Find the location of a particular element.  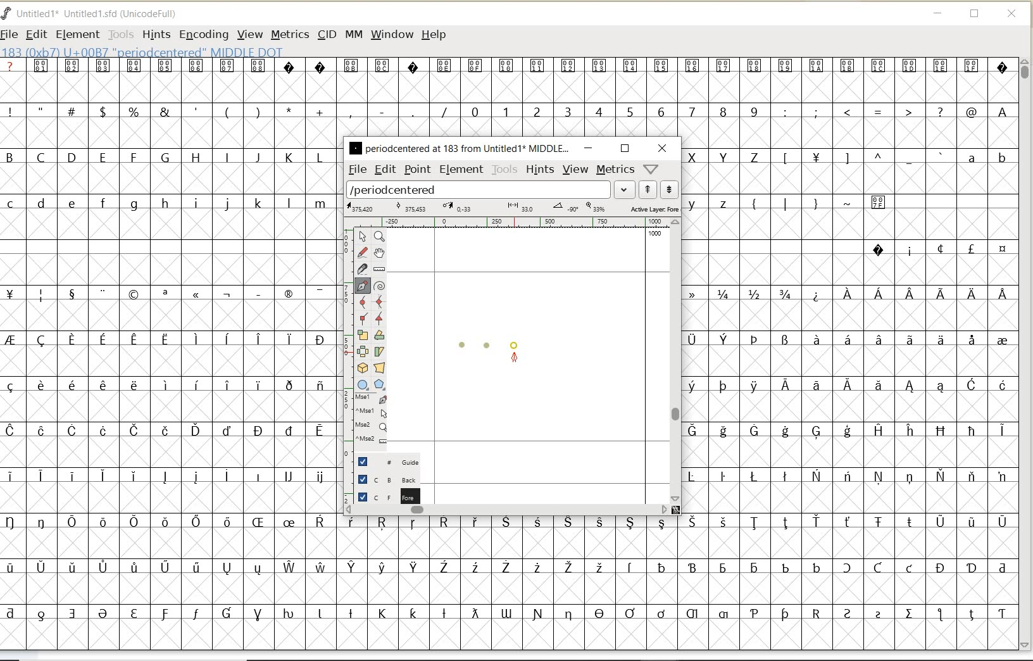

skew the selection is located at coordinates (380, 350).